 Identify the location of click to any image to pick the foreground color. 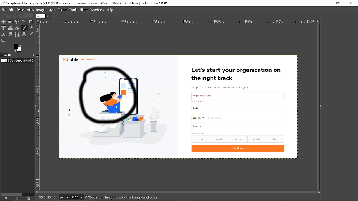
(123, 197).